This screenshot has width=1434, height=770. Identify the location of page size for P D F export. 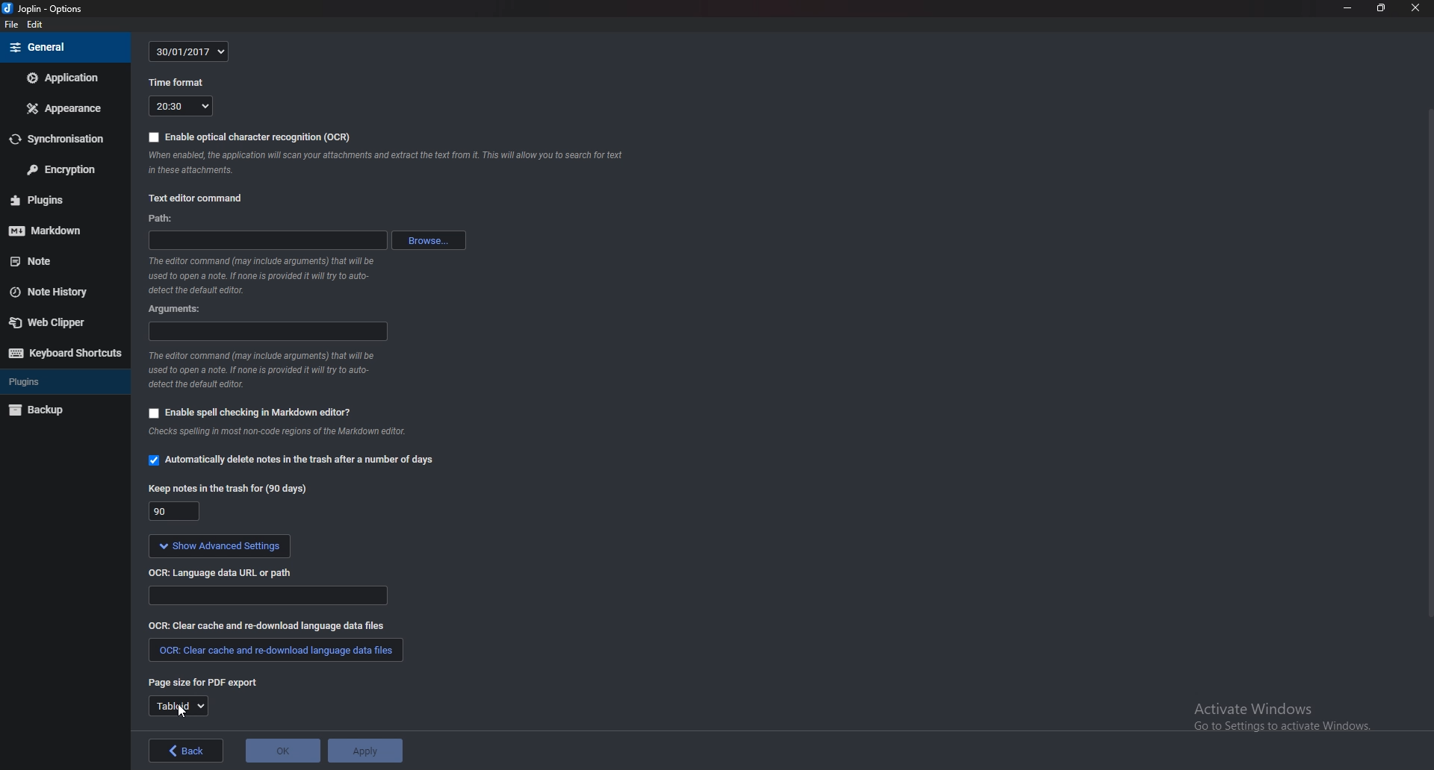
(205, 683).